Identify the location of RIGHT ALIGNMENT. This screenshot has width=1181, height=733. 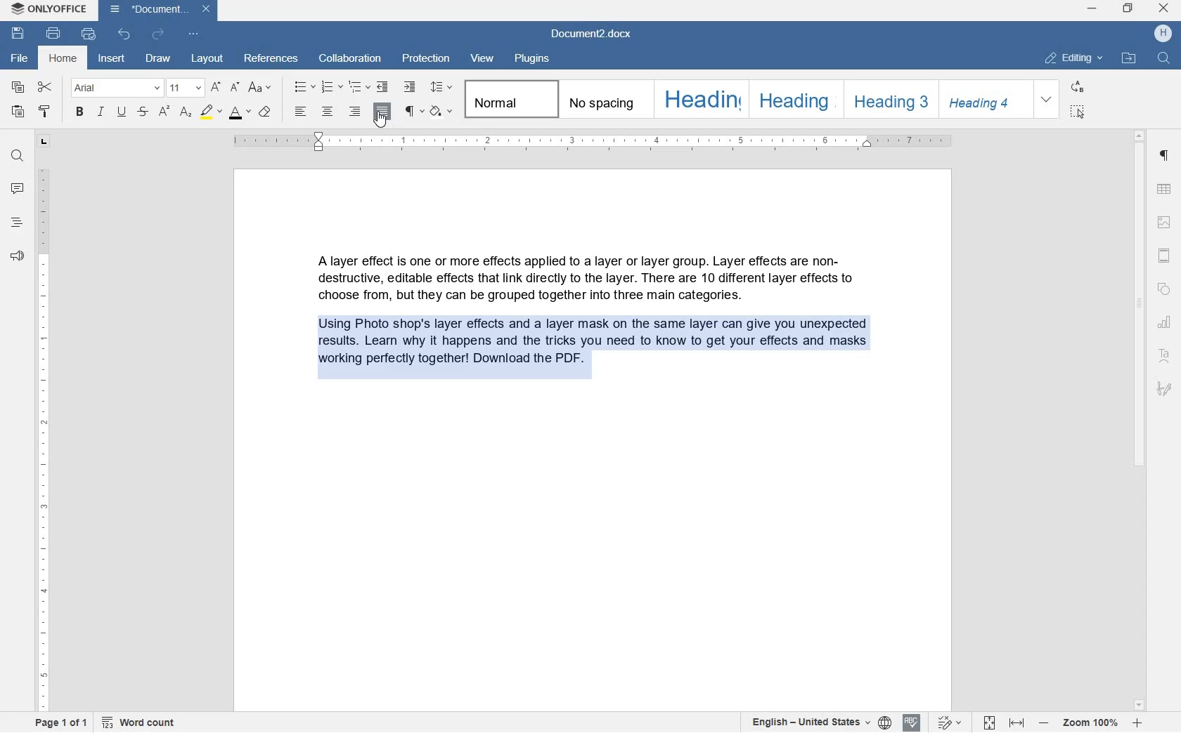
(355, 112).